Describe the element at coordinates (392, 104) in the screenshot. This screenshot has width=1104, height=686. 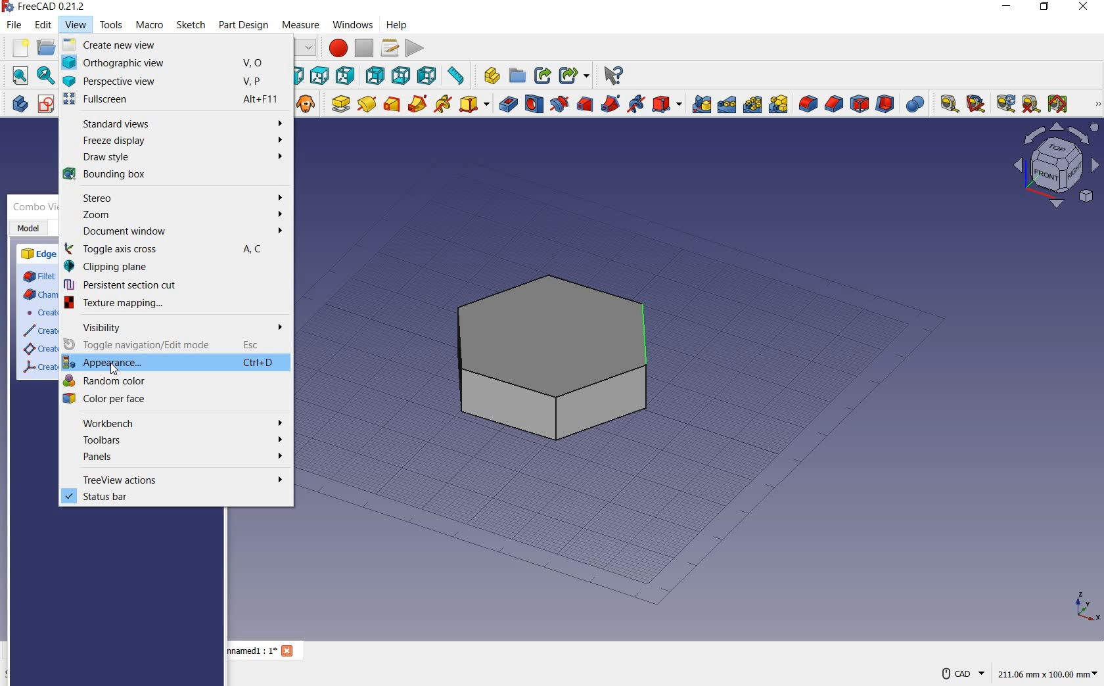
I see `additive loft` at that location.